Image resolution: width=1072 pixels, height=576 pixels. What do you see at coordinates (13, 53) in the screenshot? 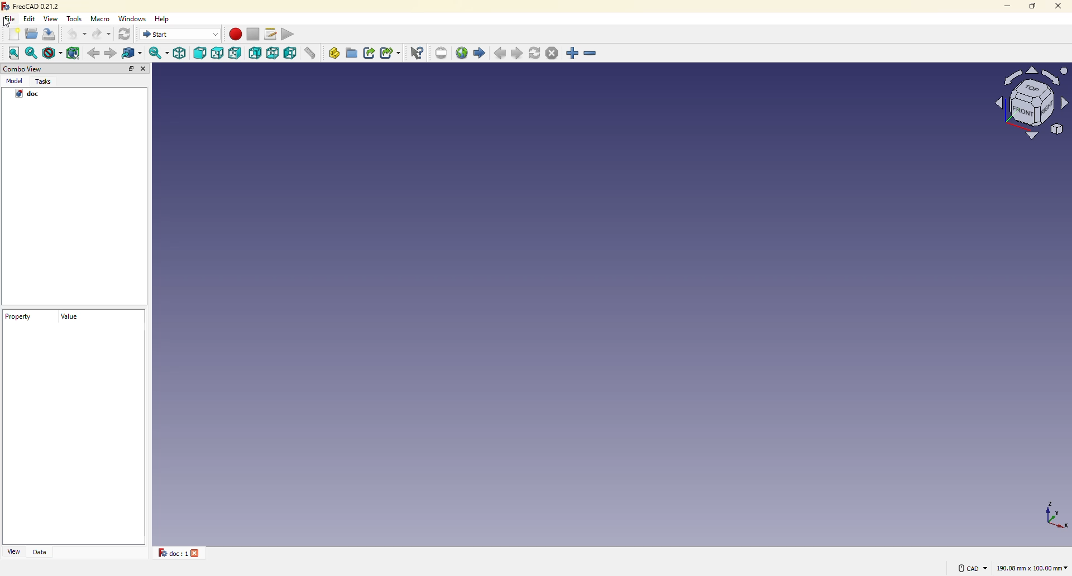
I see `fit all` at bounding box center [13, 53].